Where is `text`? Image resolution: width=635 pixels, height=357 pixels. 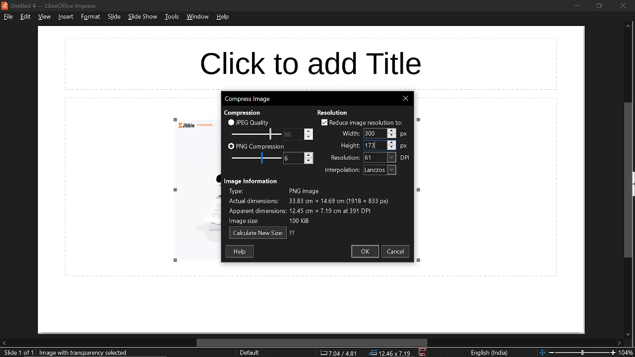
text is located at coordinates (333, 112).